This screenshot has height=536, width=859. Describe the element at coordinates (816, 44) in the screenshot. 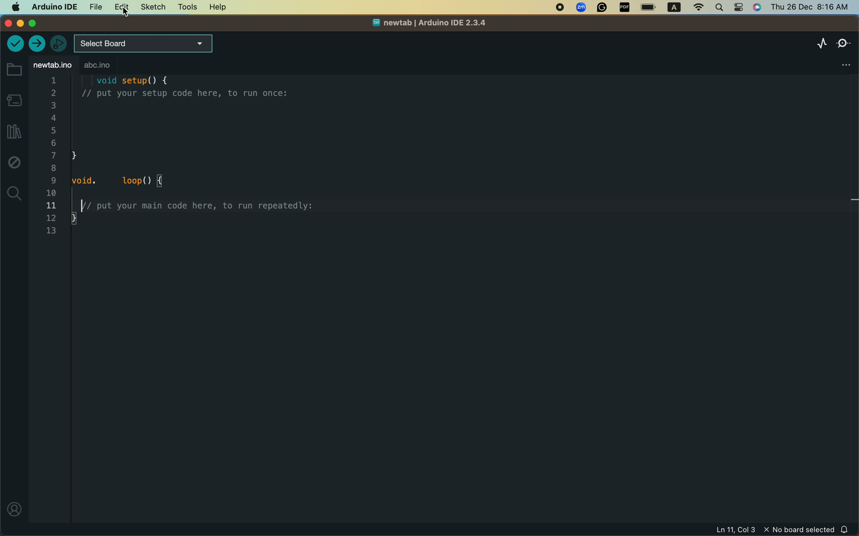

I see `serial plotter` at that location.